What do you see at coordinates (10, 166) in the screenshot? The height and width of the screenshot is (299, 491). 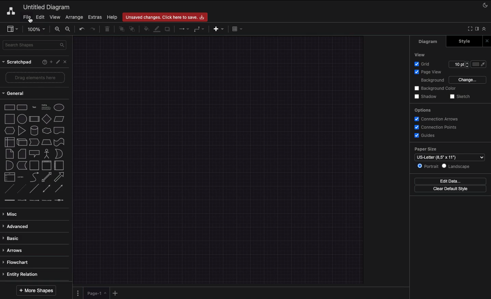 I see `And` at bounding box center [10, 166].